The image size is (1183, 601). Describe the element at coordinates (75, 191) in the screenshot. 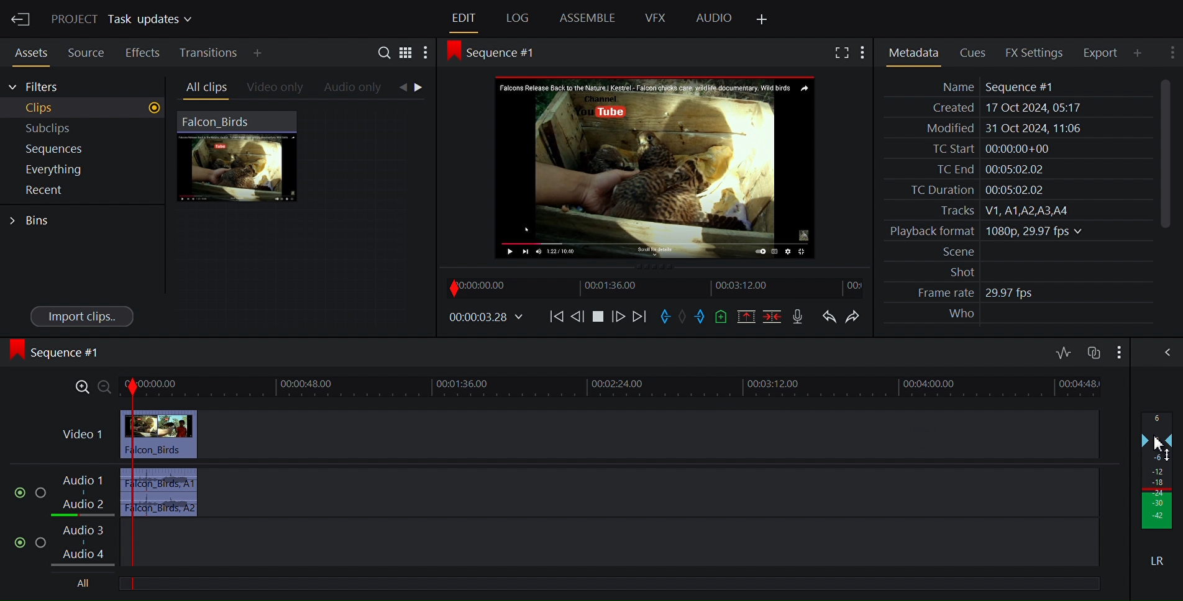

I see `Recent` at that location.